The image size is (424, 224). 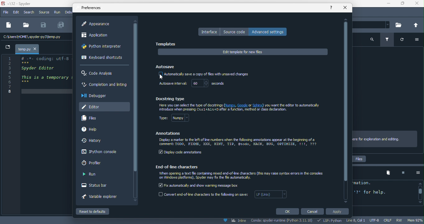 What do you see at coordinates (6, 12) in the screenshot?
I see `file` at bounding box center [6, 12].